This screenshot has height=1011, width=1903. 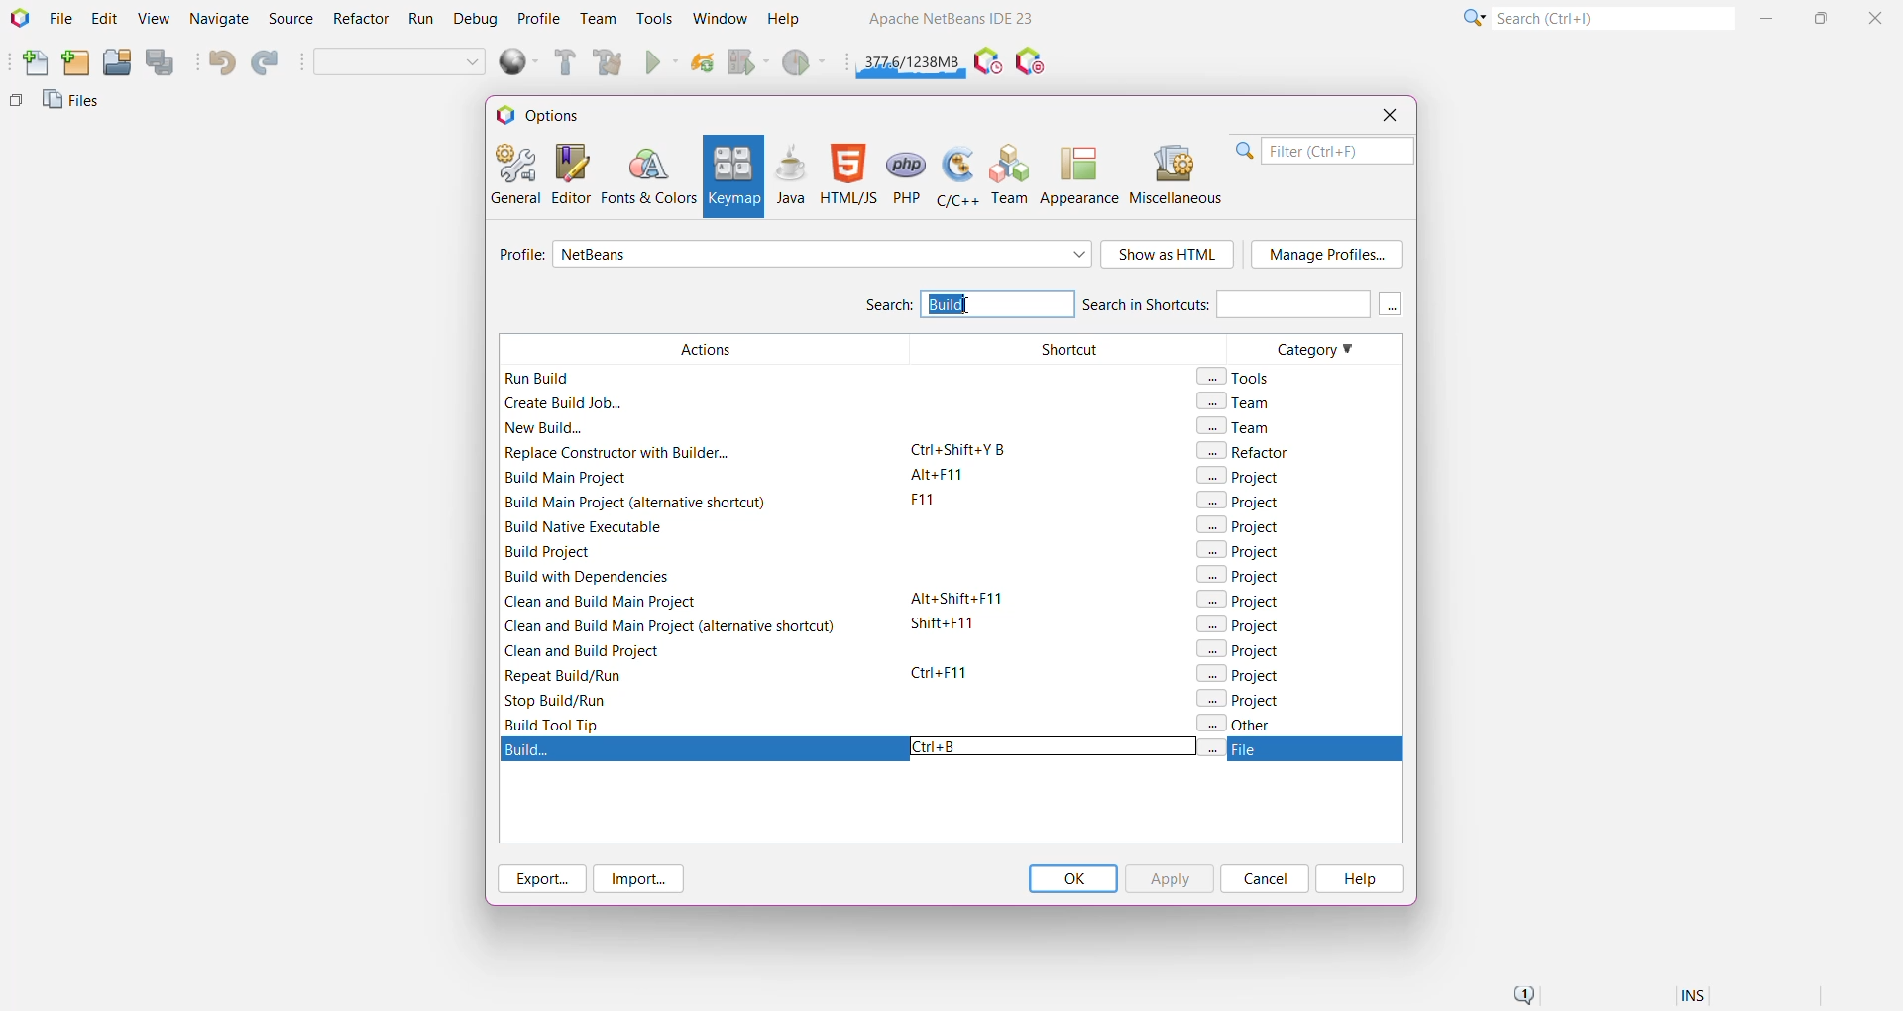 What do you see at coordinates (720, 18) in the screenshot?
I see `Window` at bounding box center [720, 18].